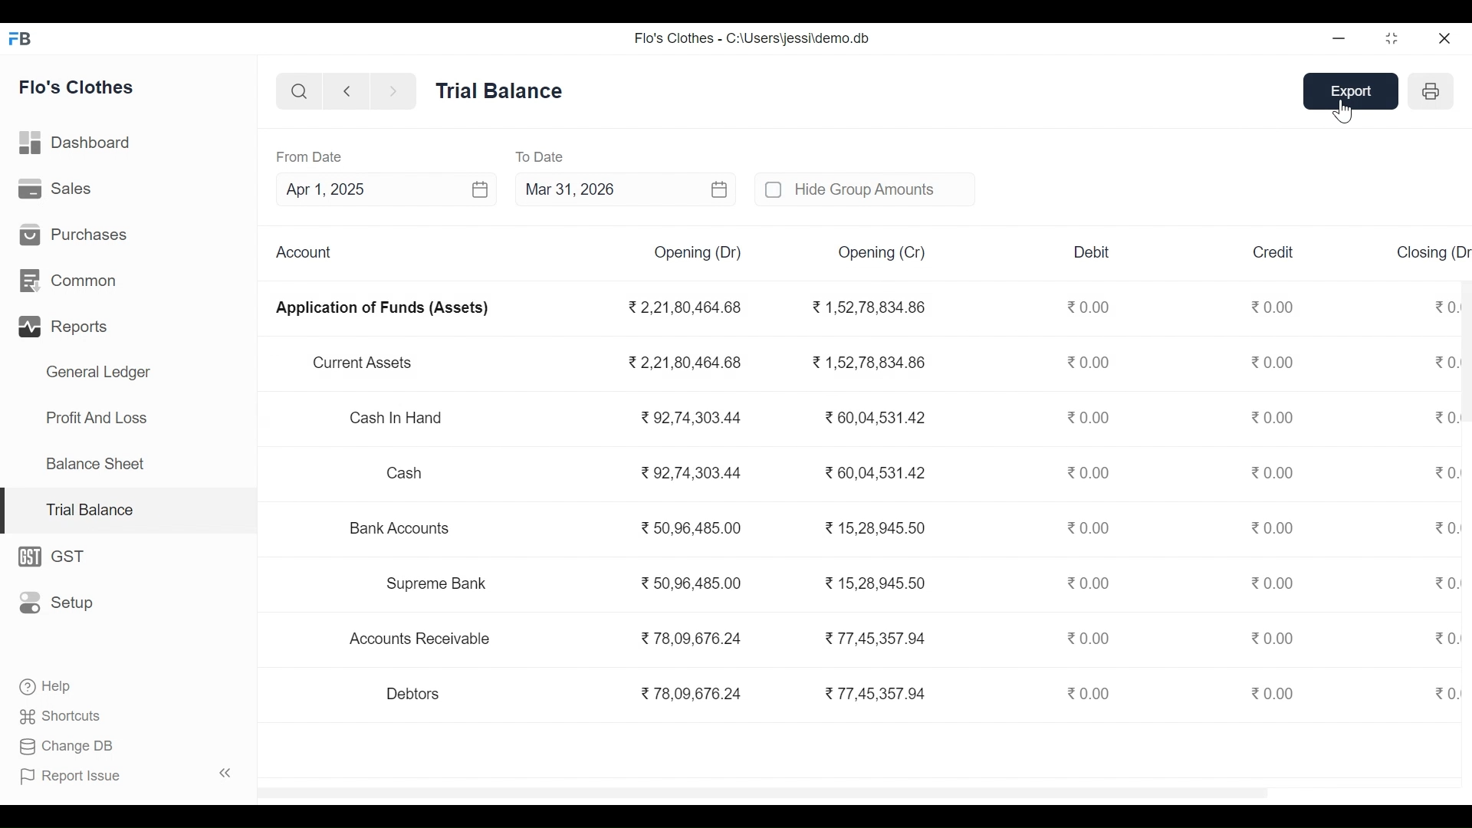 This screenshot has height=828, width=1472. I want to click on Flo's Clothes, so click(76, 87).